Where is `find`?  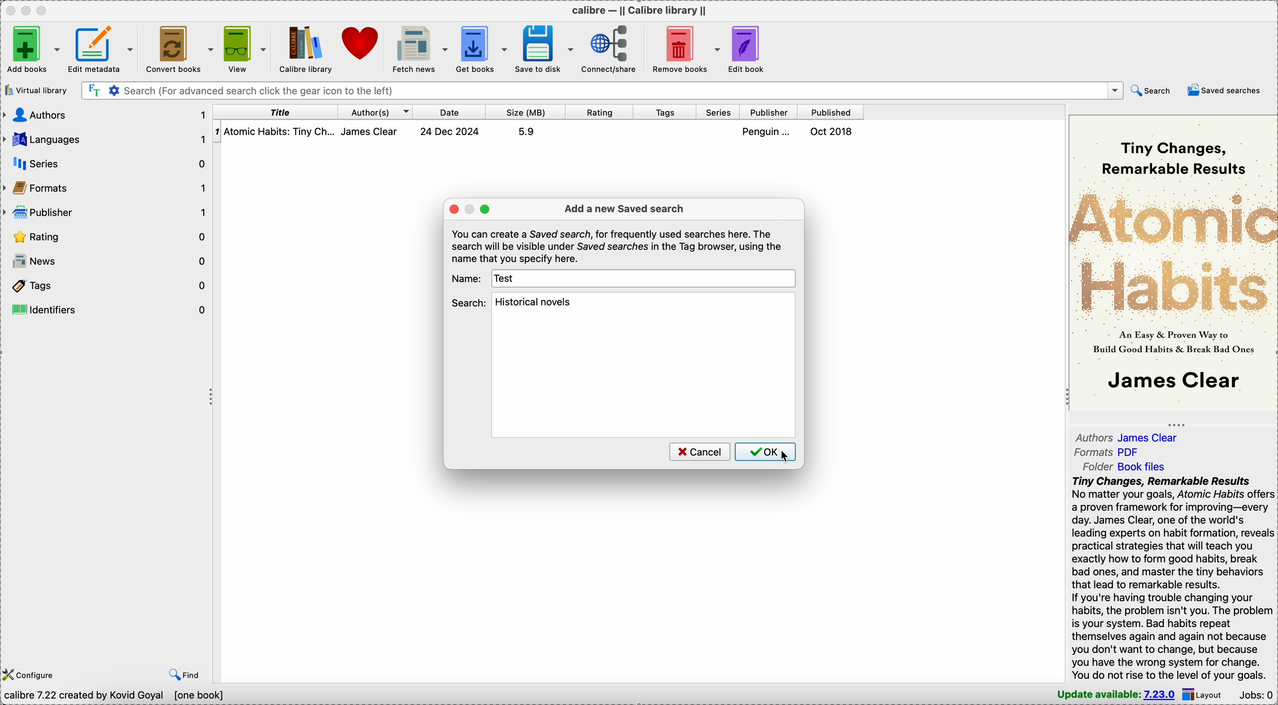
find is located at coordinates (185, 673).